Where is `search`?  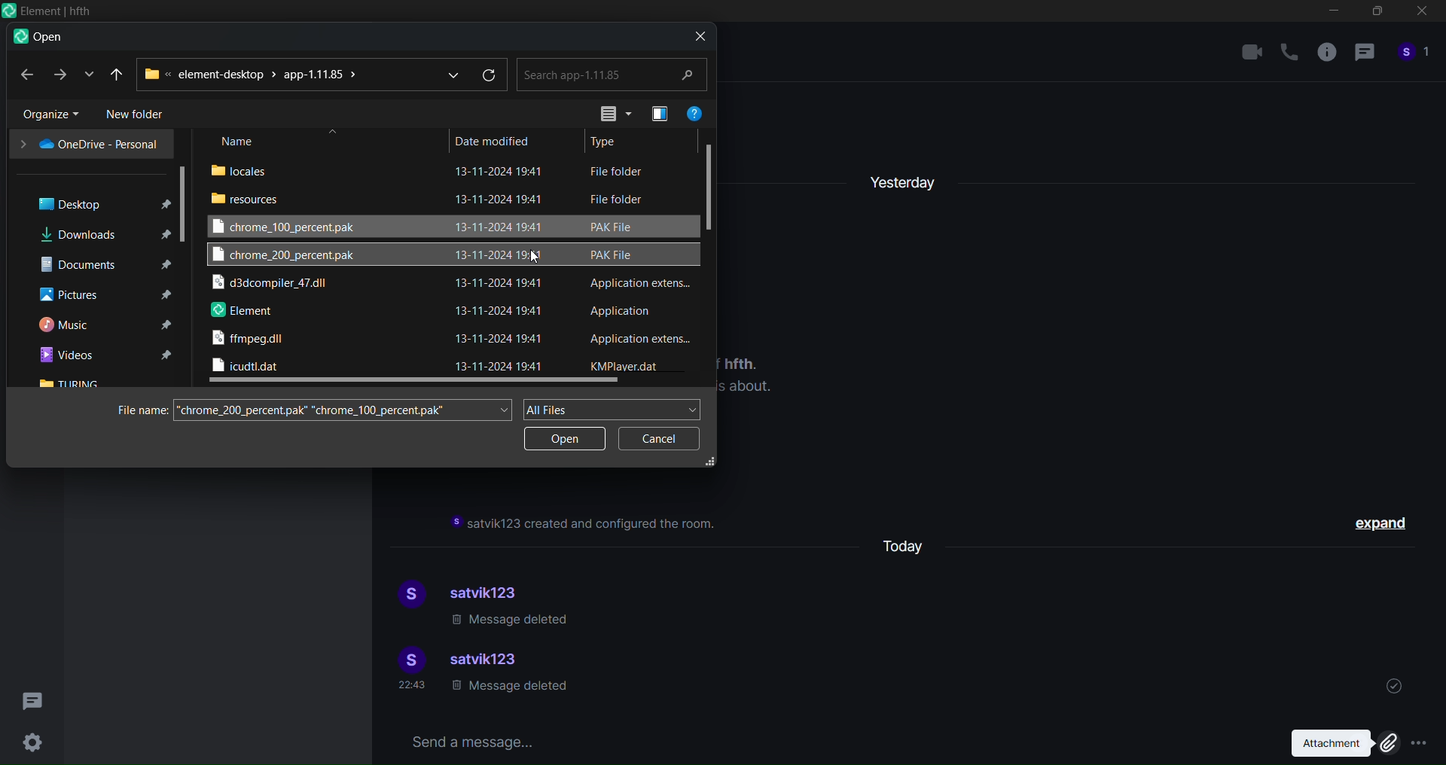
search is located at coordinates (613, 74).